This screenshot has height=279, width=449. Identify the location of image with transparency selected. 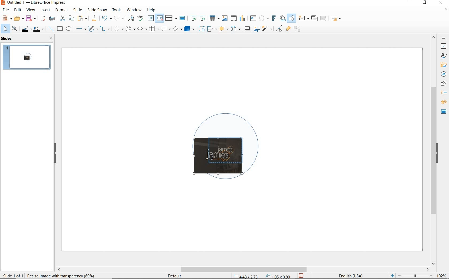
(62, 275).